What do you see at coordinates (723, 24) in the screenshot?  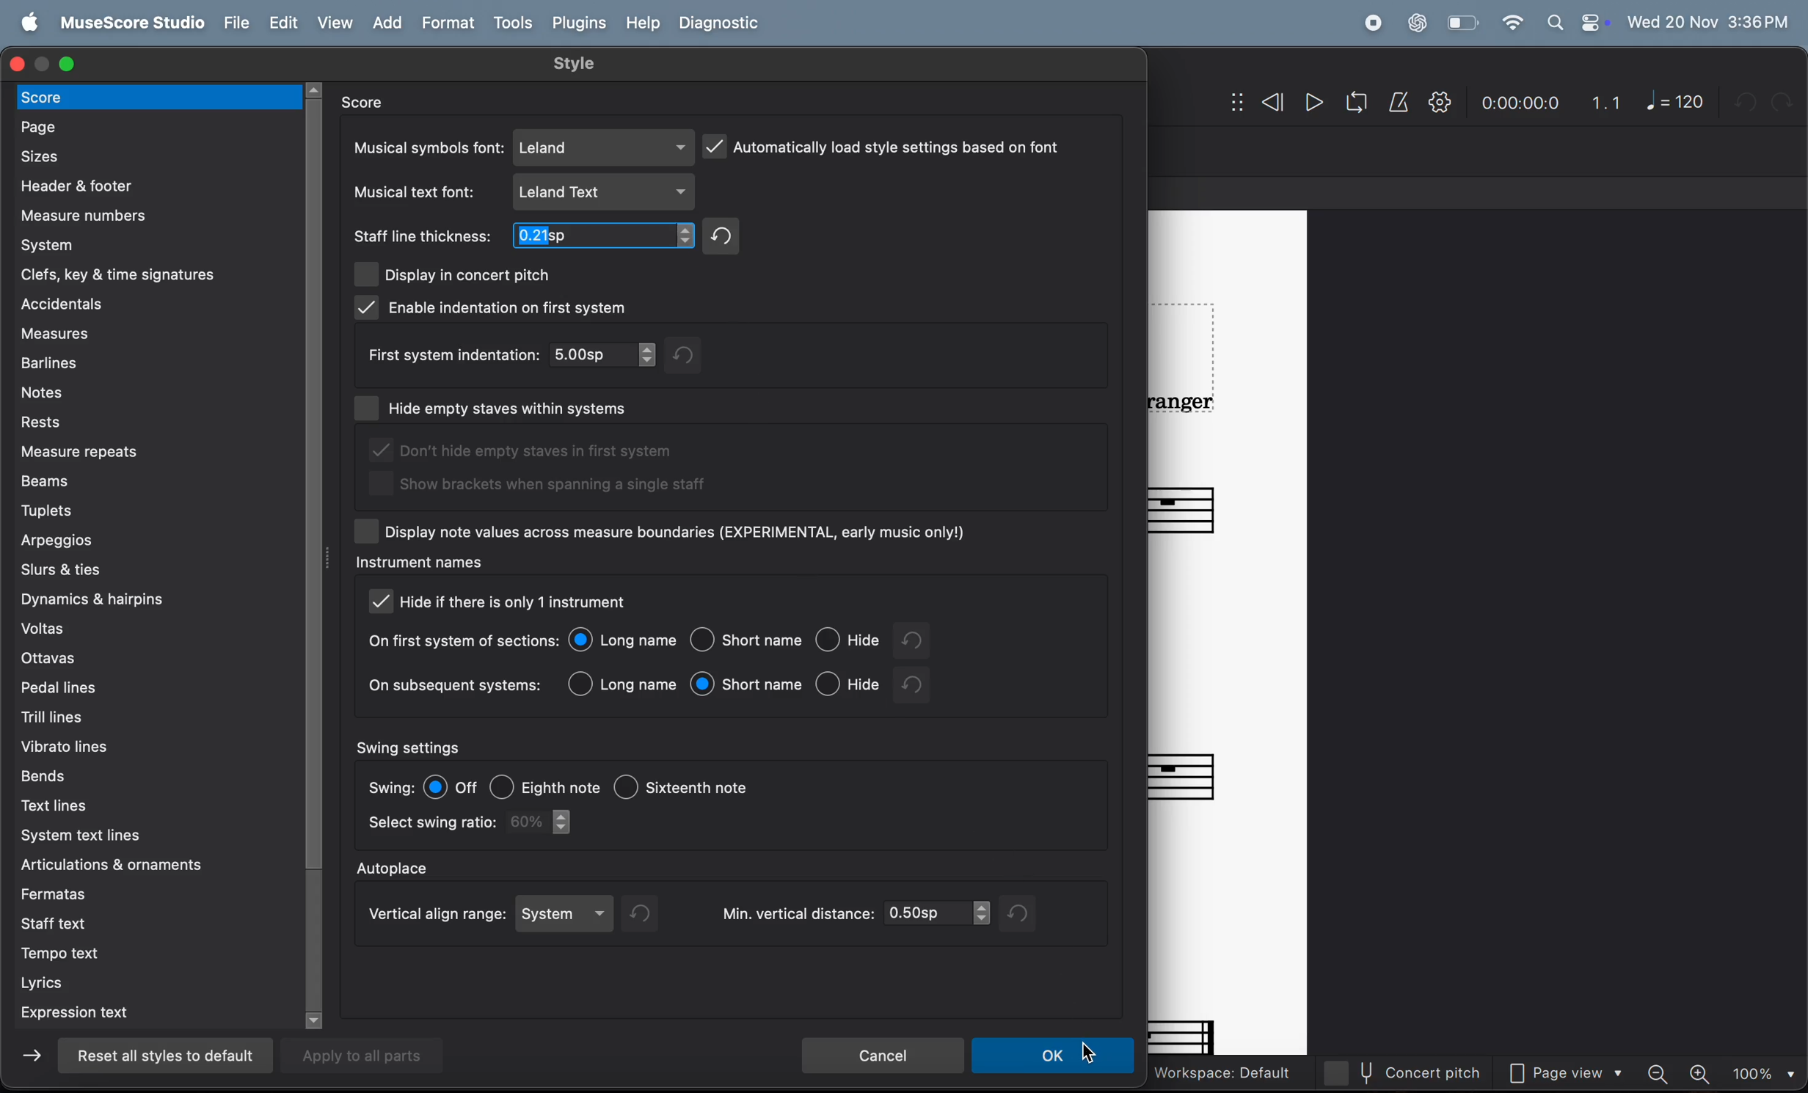 I see `diagnostics` at bounding box center [723, 24].